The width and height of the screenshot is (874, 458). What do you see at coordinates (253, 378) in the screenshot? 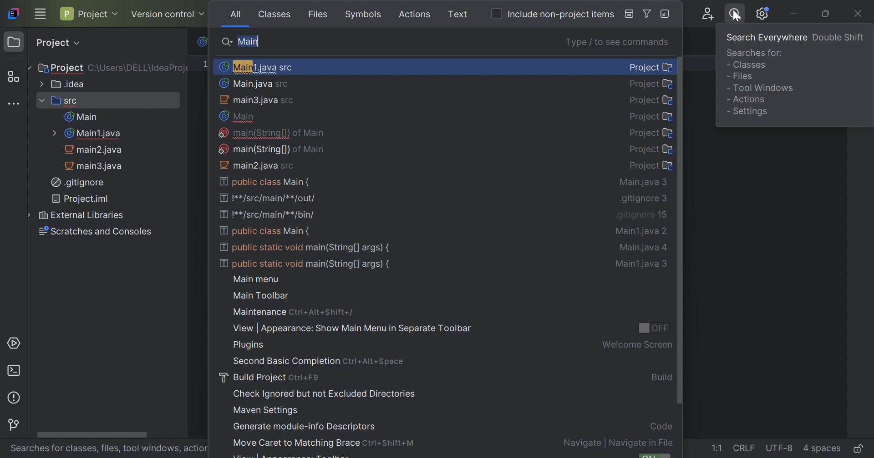
I see `Build Project` at bounding box center [253, 378].